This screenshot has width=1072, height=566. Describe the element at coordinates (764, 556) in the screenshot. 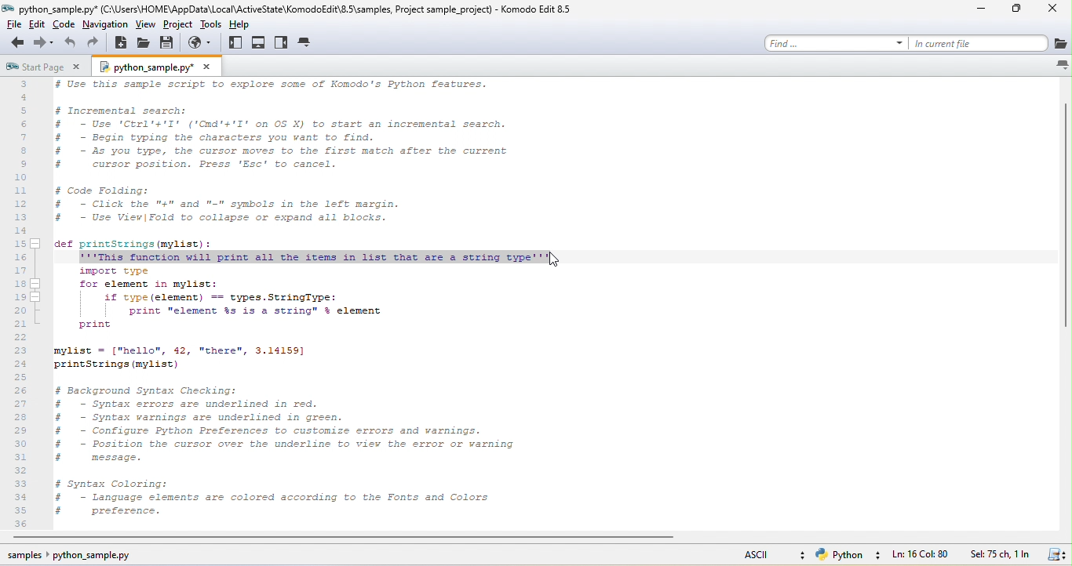

I see `ascii` at that location.